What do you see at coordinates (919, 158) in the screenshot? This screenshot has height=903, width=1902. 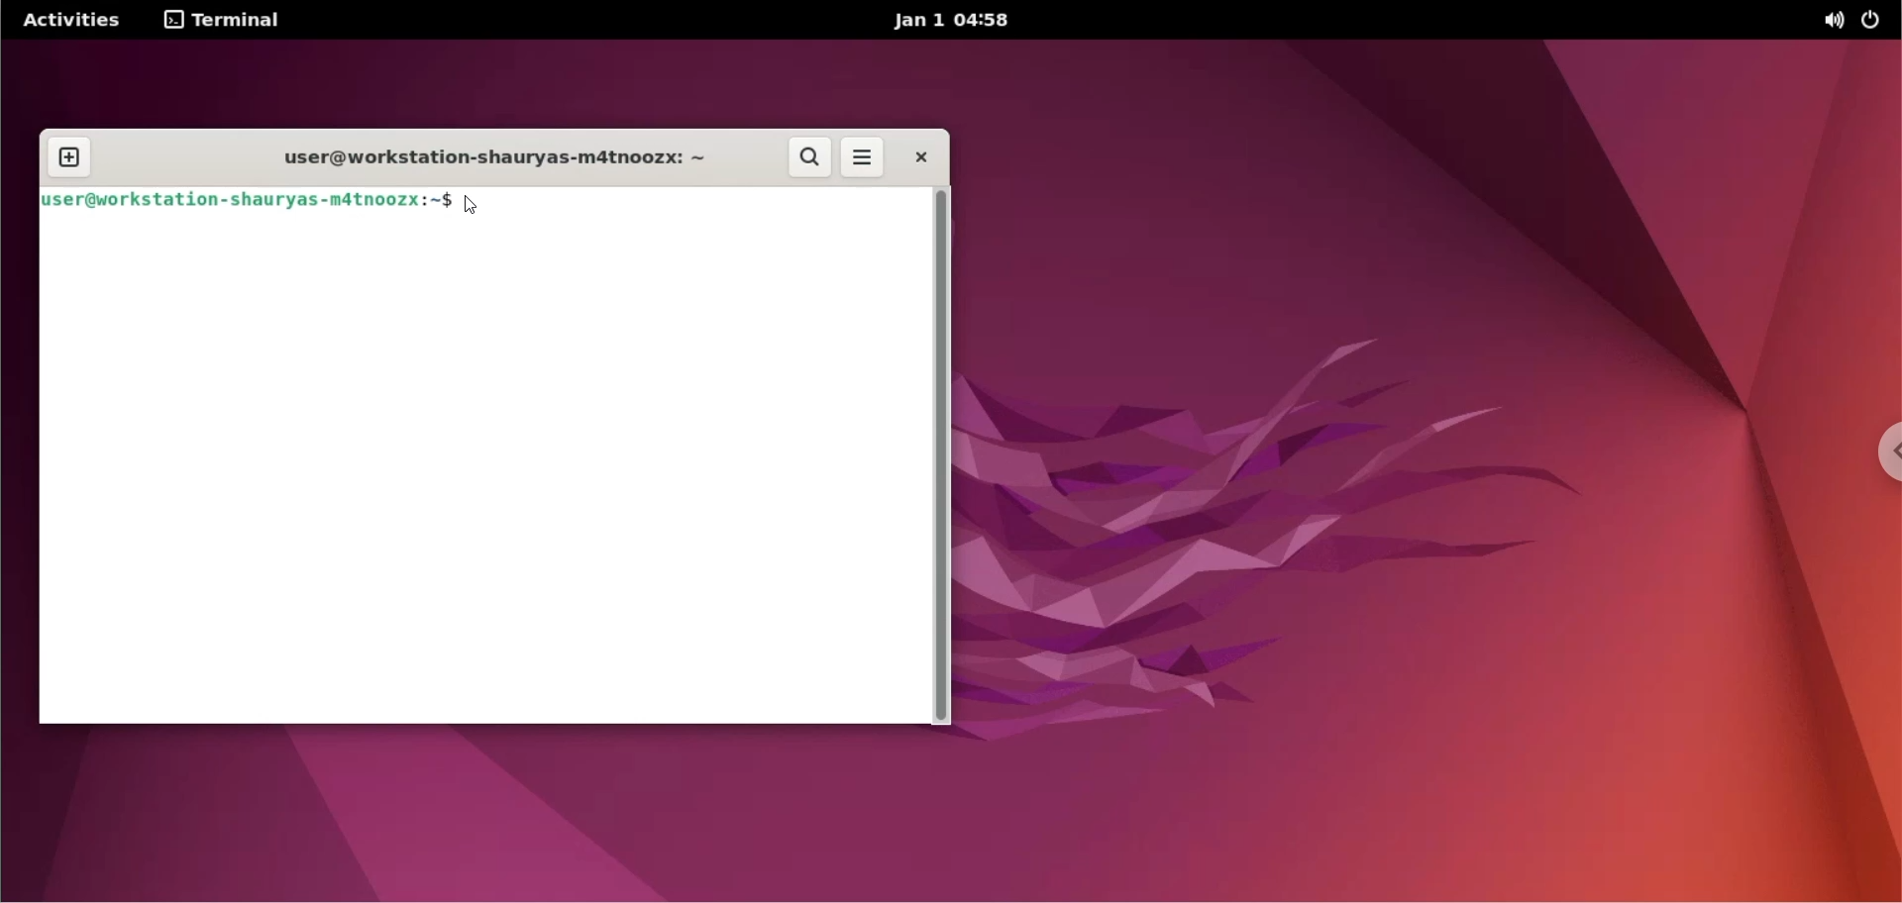 I see `close` at bounding box center [919, 158].